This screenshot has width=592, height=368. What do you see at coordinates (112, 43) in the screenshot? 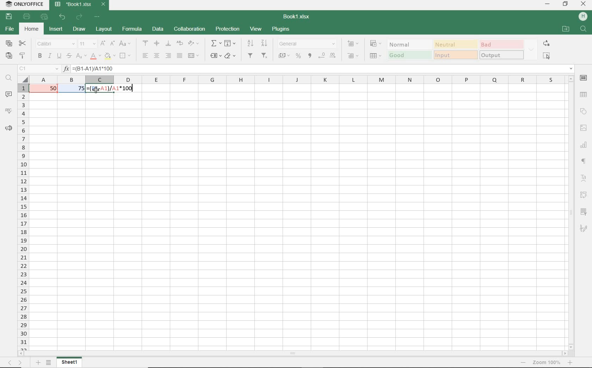
I see `decrement font size` at bounding box center [112, 43].